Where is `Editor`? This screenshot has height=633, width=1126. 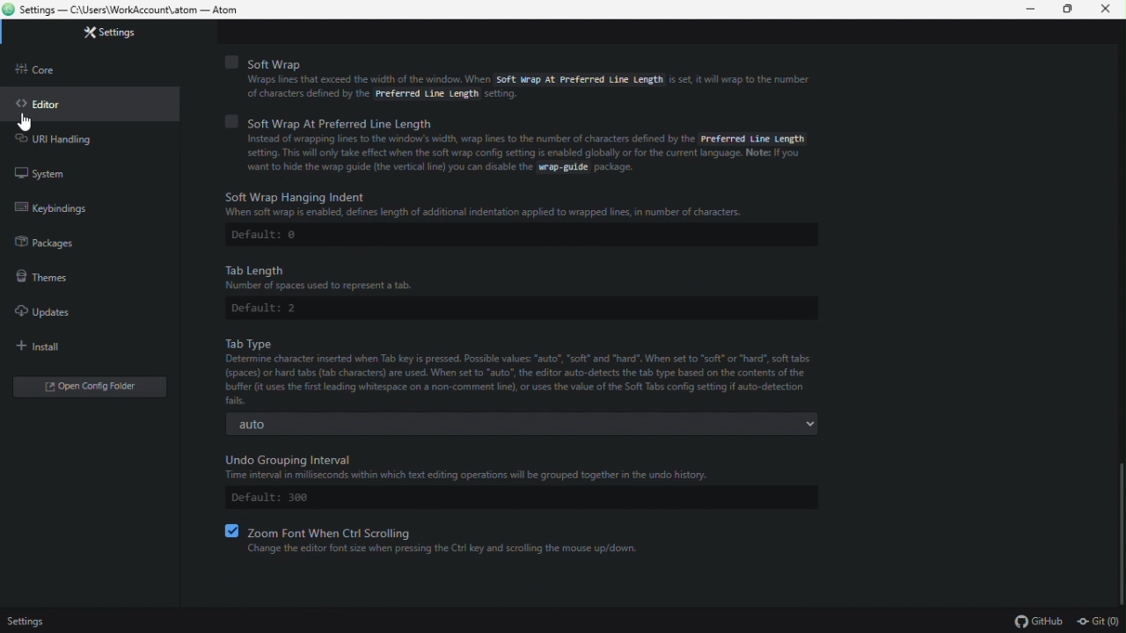 Editor is located at coordinates (44, 105).